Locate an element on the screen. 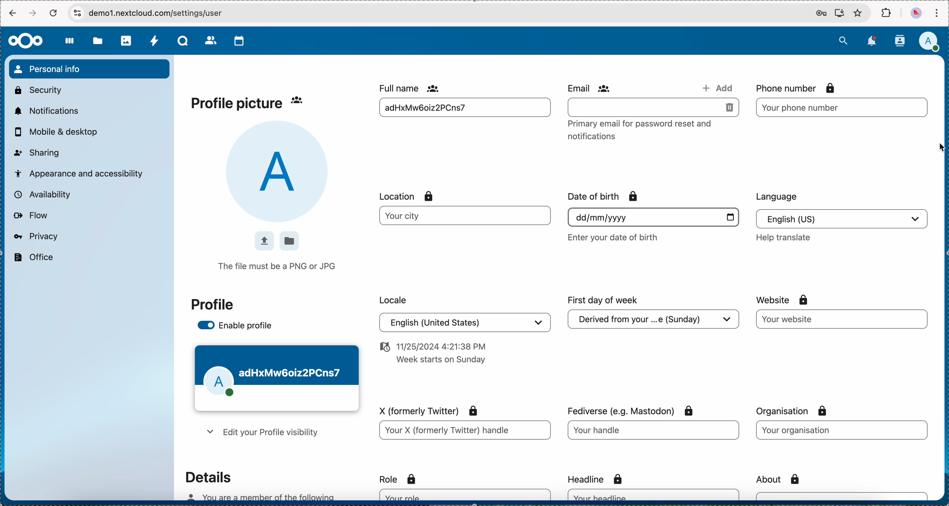  enter your date of birth is located at coordinates (613, 237).